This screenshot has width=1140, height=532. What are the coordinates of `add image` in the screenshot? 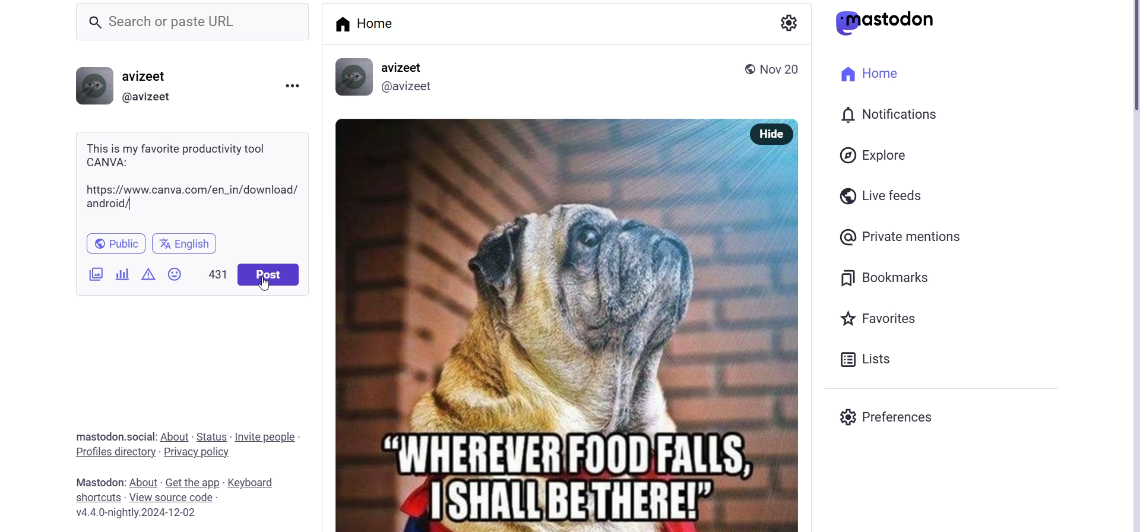 It's located at (88, 274).